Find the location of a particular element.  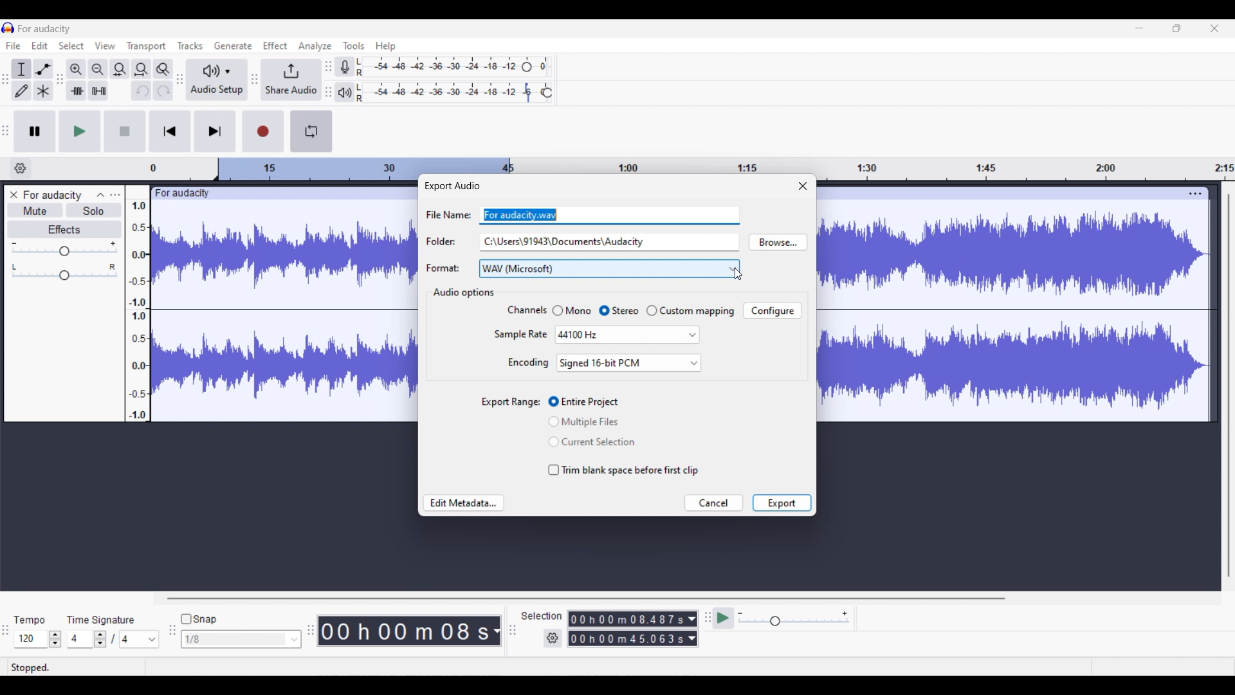

Input time signature is located at coordinates (79, 639).